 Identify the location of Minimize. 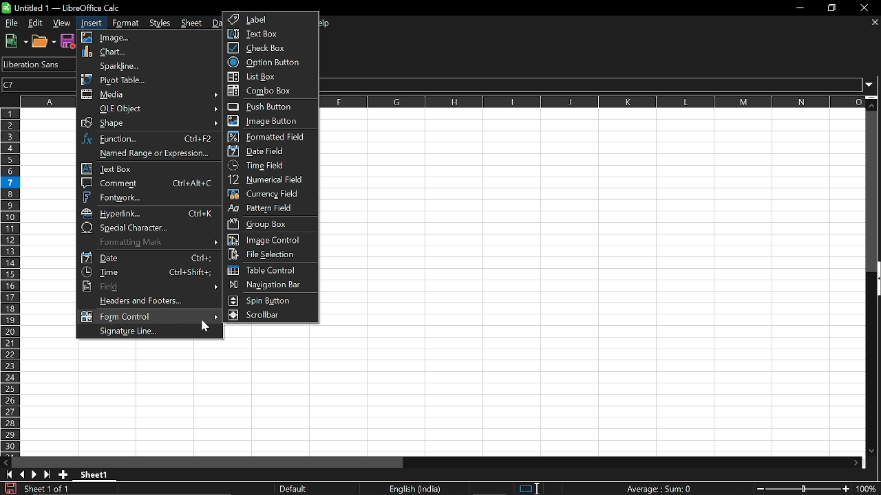
(797, 8).